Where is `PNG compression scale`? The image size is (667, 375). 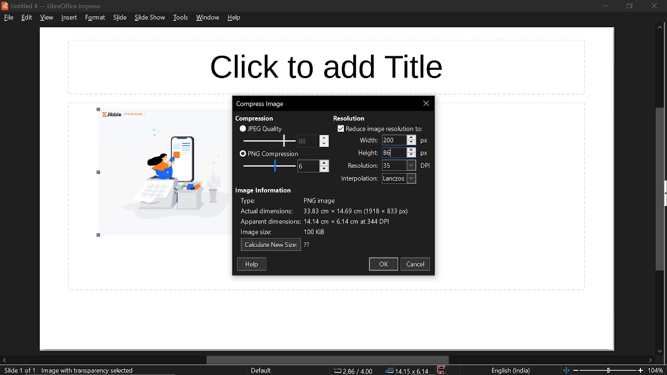
PNG compression scale is located at coordinates (307, 141).